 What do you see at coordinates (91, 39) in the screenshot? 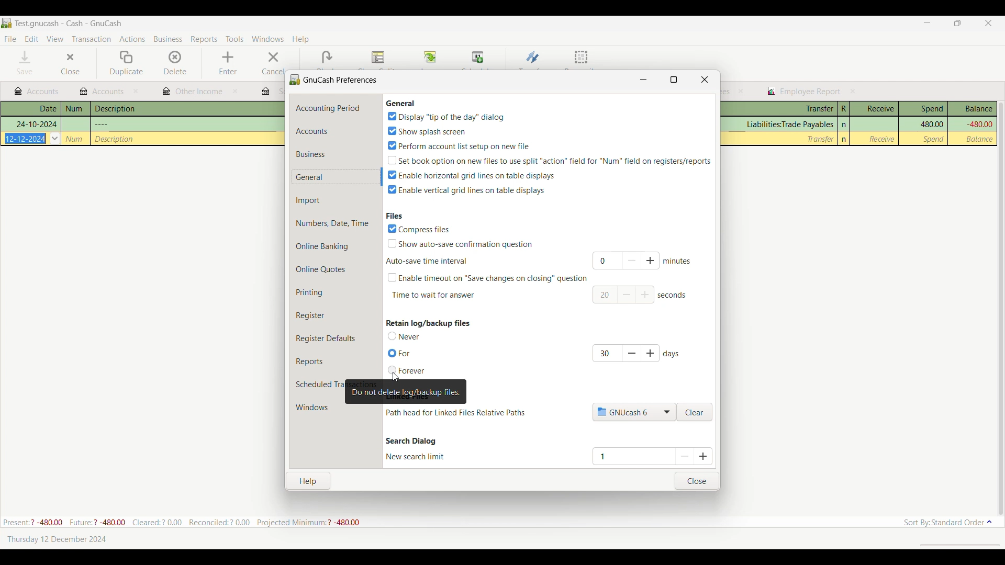
I see `Transaction menu` at bounding box center [91, 39].